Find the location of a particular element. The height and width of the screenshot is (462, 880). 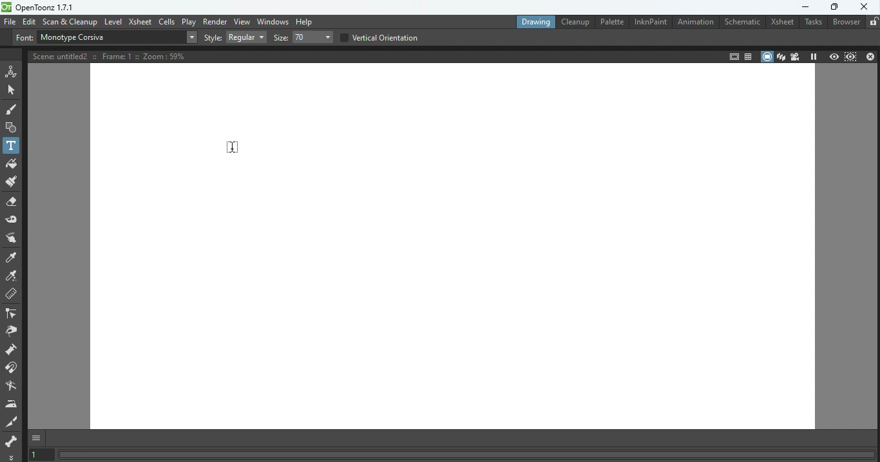

Eraser tool is located at coordinates (12, 201).